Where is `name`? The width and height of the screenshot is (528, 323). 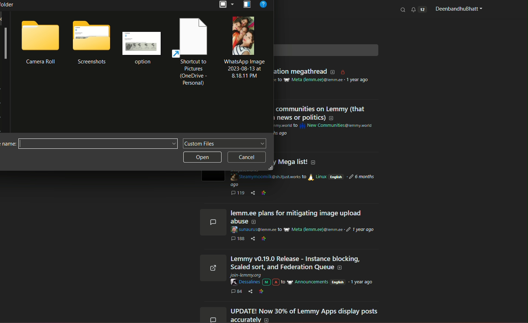 name is located at coordinates (8, 144).